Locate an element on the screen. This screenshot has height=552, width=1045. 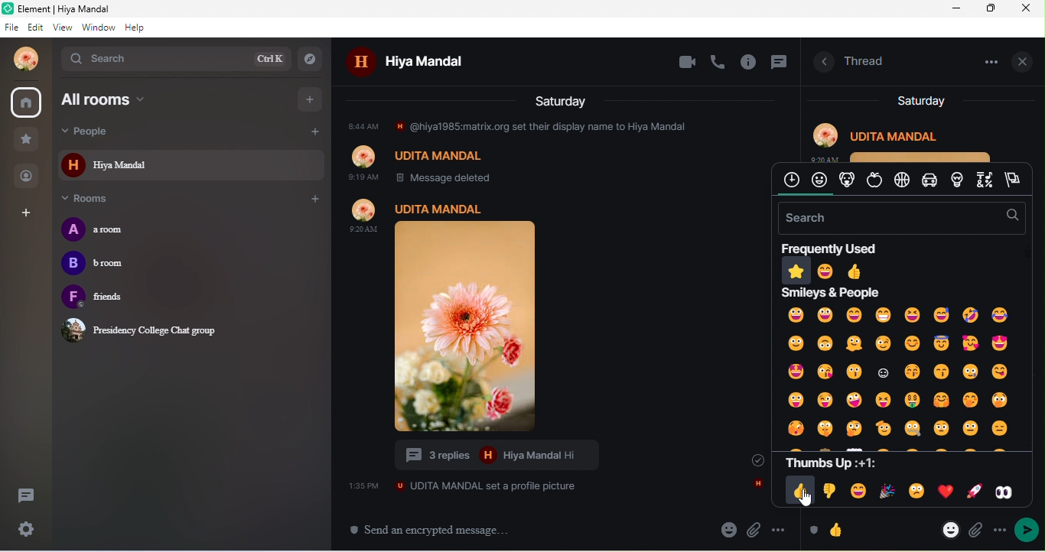
search is located at coordinates (174, 58).